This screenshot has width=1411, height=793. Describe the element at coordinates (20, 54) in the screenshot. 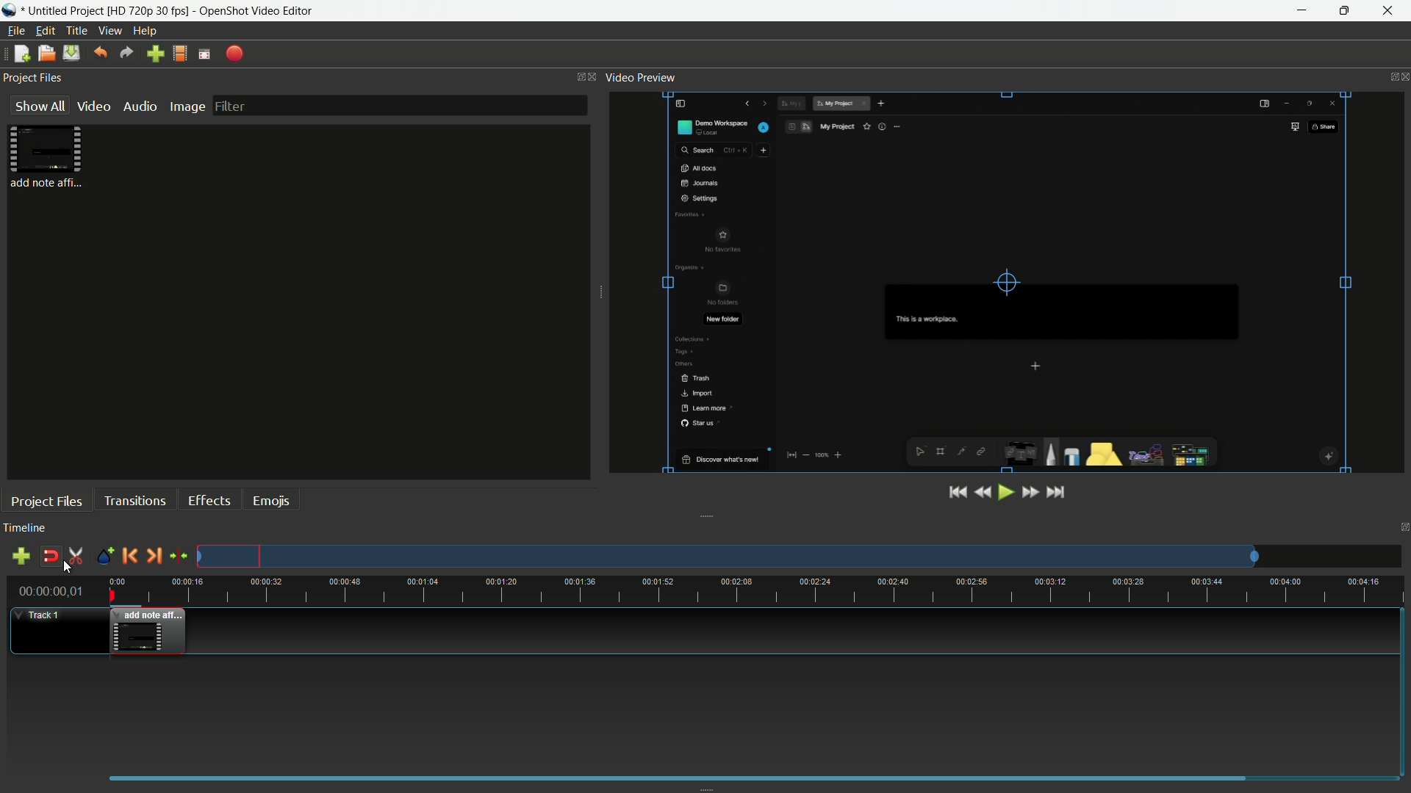

I see `new file` at that location.